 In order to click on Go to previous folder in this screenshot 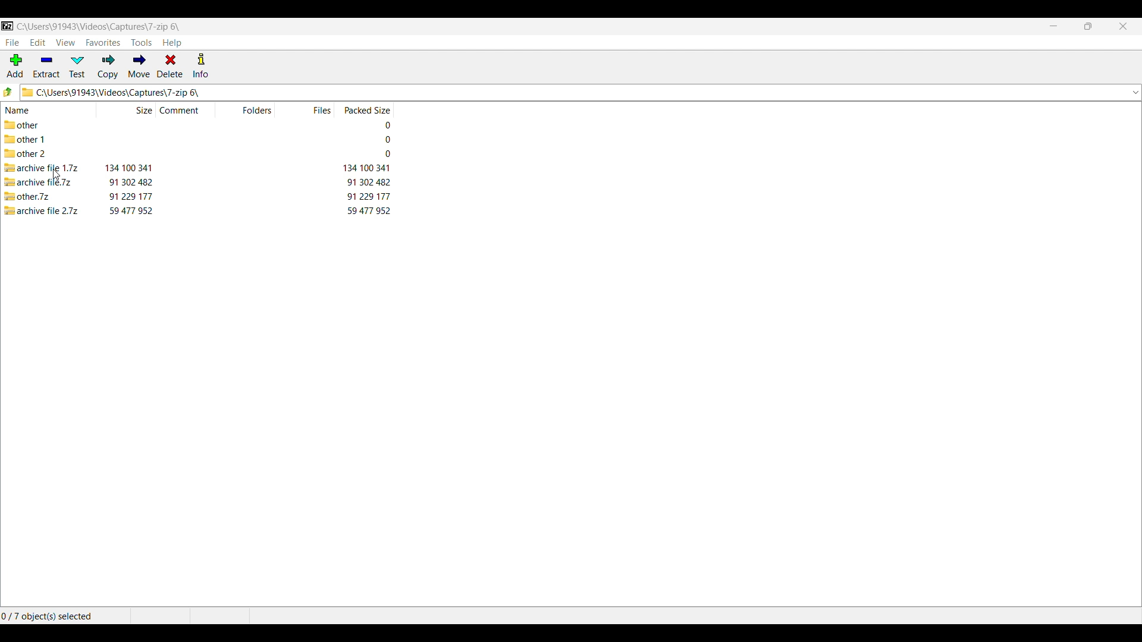, I will do `click(9, 92)`.